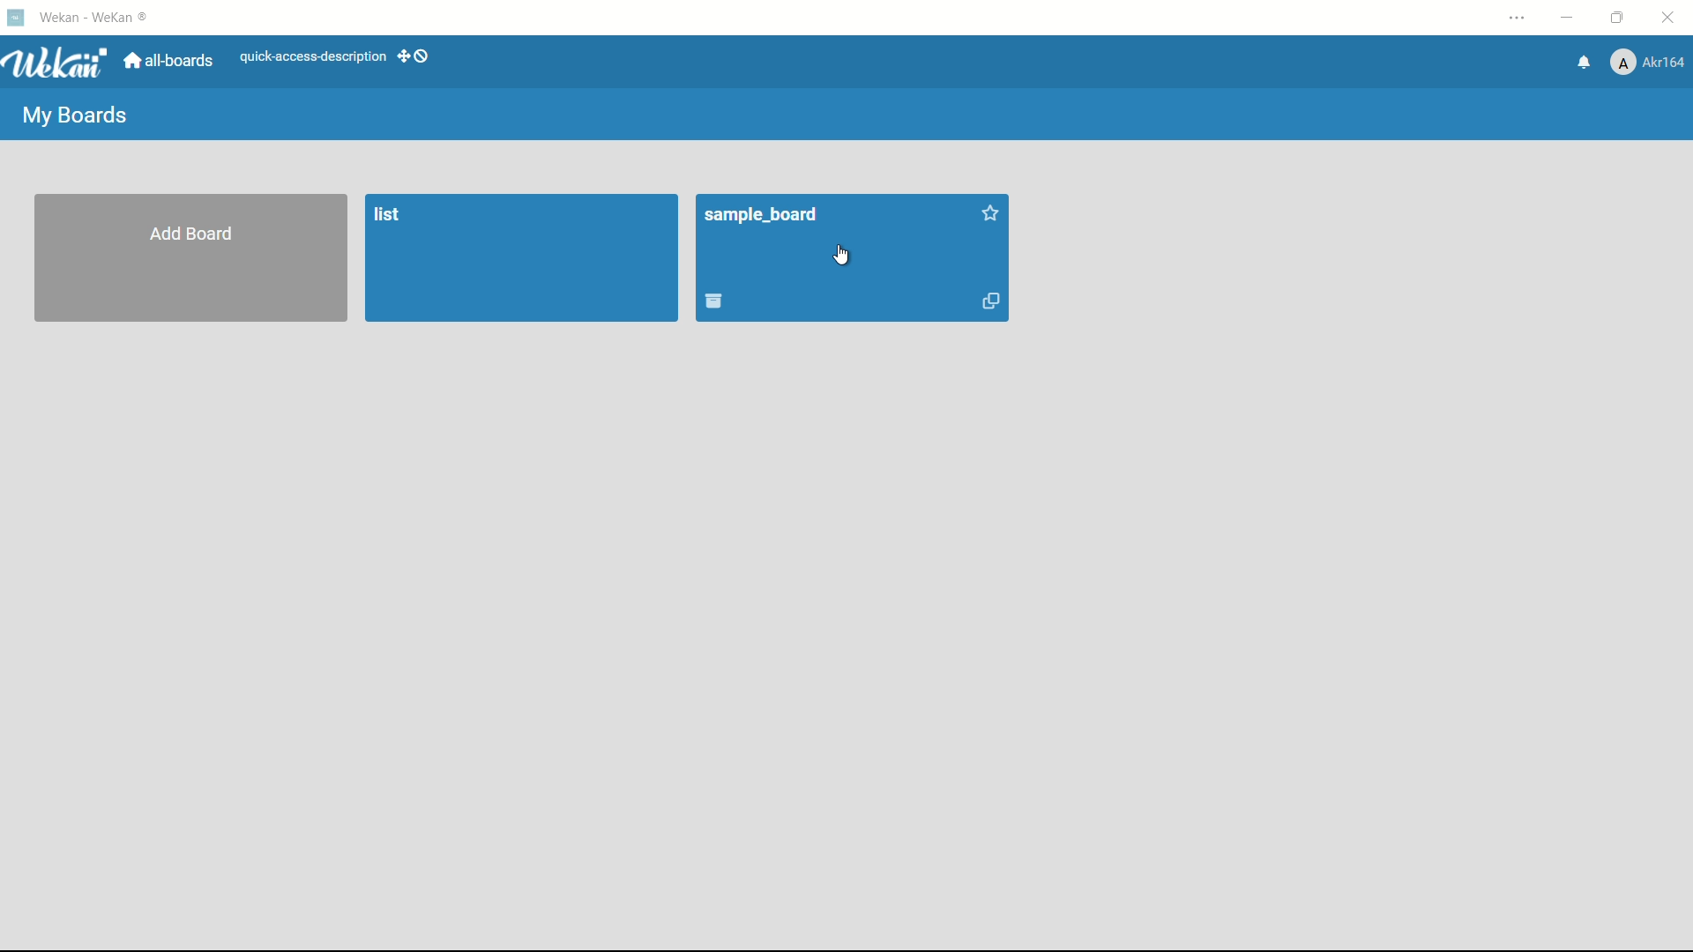 This screenshot has height=952, width=1693. I want to click on all boards, so click(168, 60).